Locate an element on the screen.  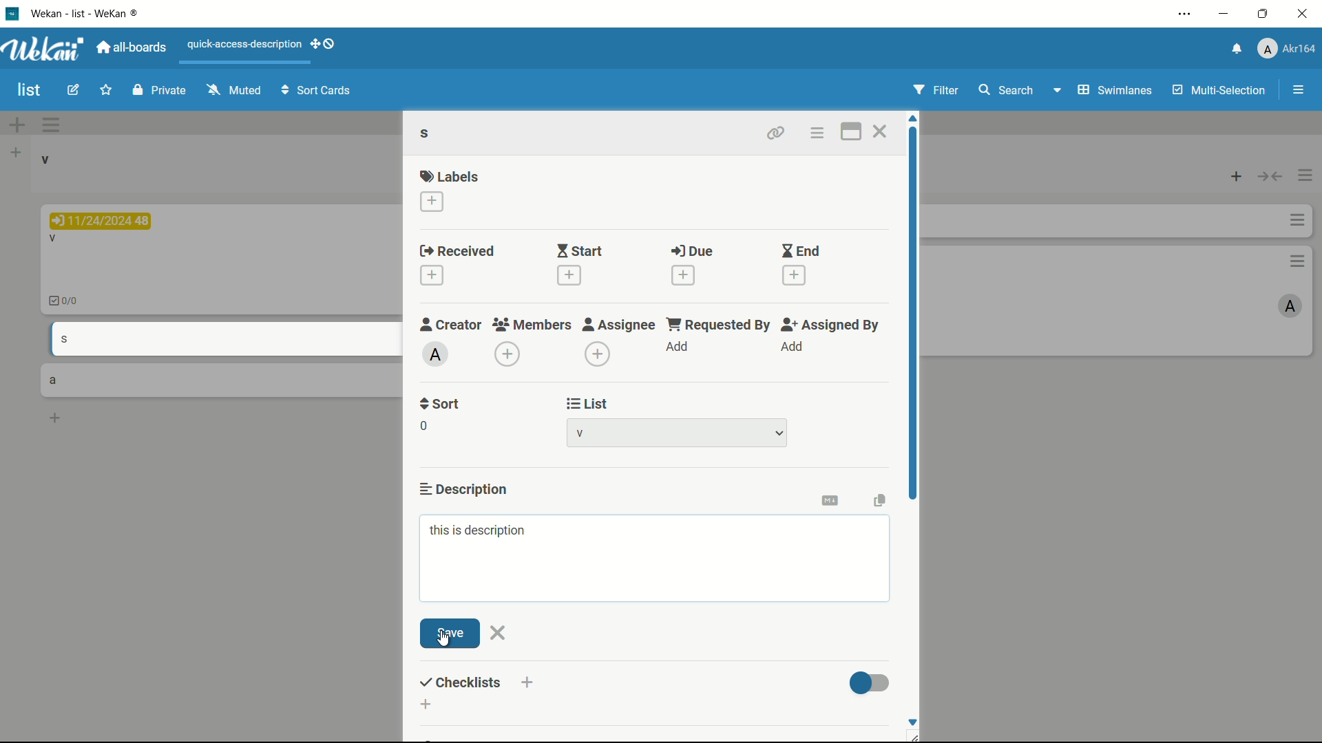
app icon is located at coordinates (14, 14).